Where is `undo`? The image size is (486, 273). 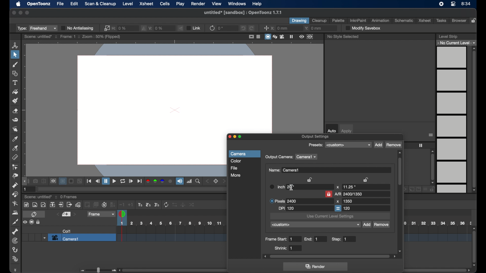 undo is located at coordinates (243, 28).